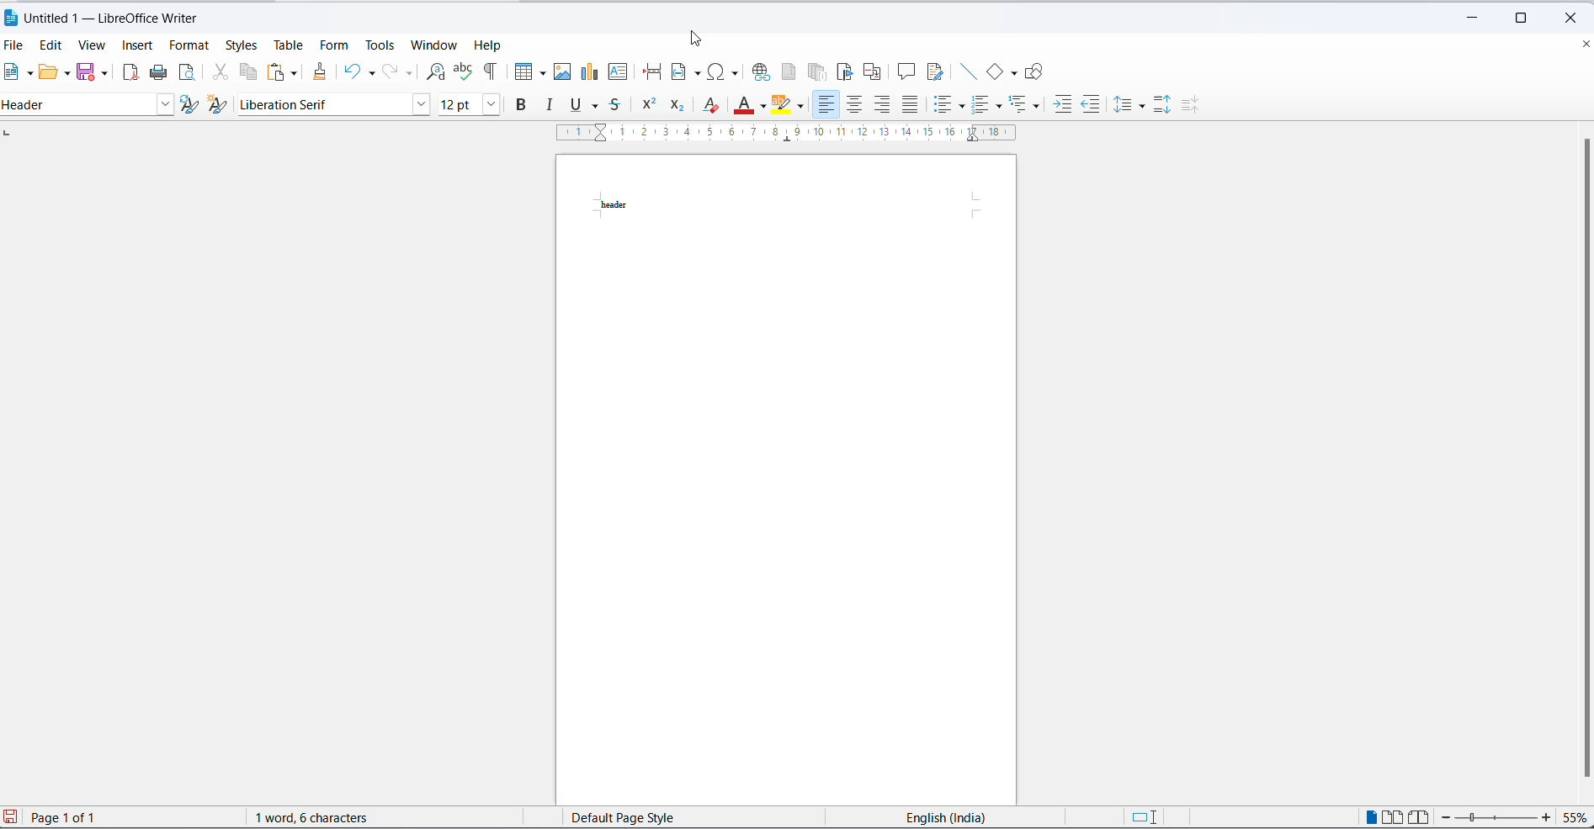 This screenshot has height=829, width=1594. Describe the element at coordinates (1145, 105) in the screenshot. I see `line spacing options` at that location.